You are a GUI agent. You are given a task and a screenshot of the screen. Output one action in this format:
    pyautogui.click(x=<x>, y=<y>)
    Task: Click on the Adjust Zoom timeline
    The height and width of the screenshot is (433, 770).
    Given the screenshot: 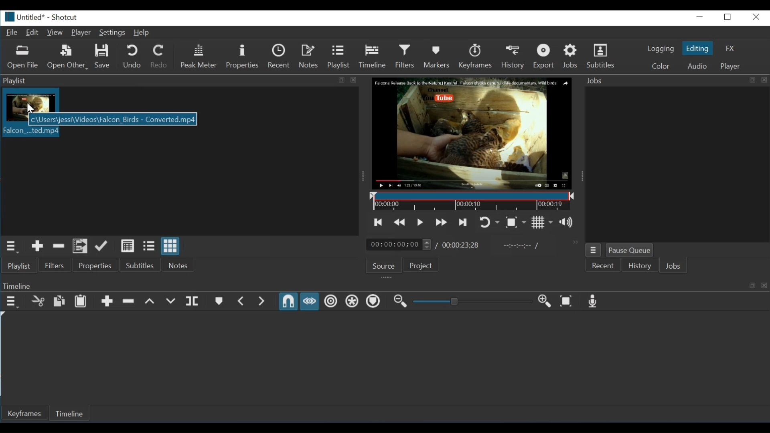 What is the action you would take?
    pyautogui.click(x=471, y=301)
    